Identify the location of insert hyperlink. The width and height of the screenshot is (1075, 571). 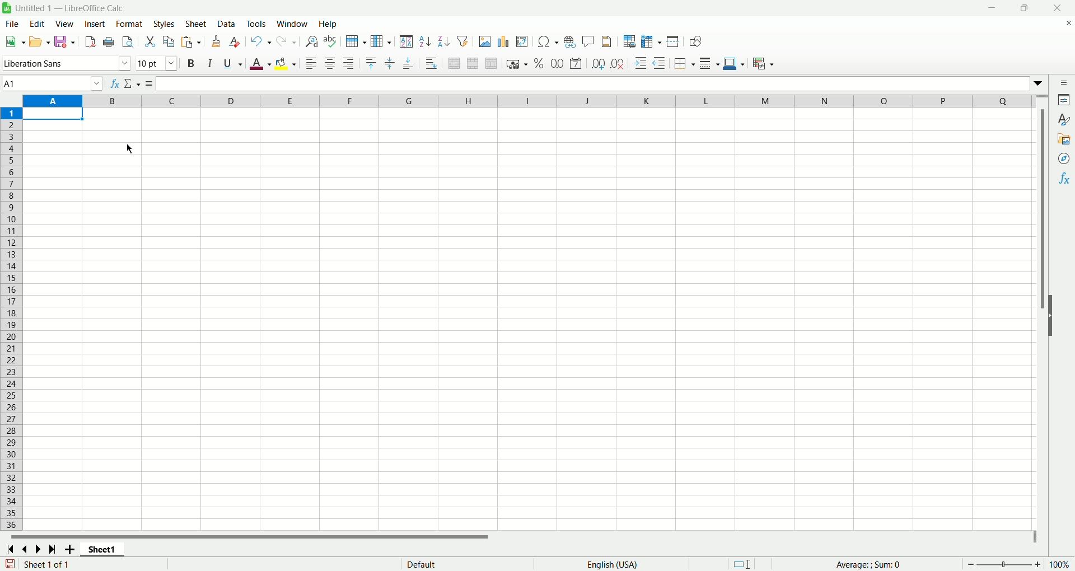
(569, 43).